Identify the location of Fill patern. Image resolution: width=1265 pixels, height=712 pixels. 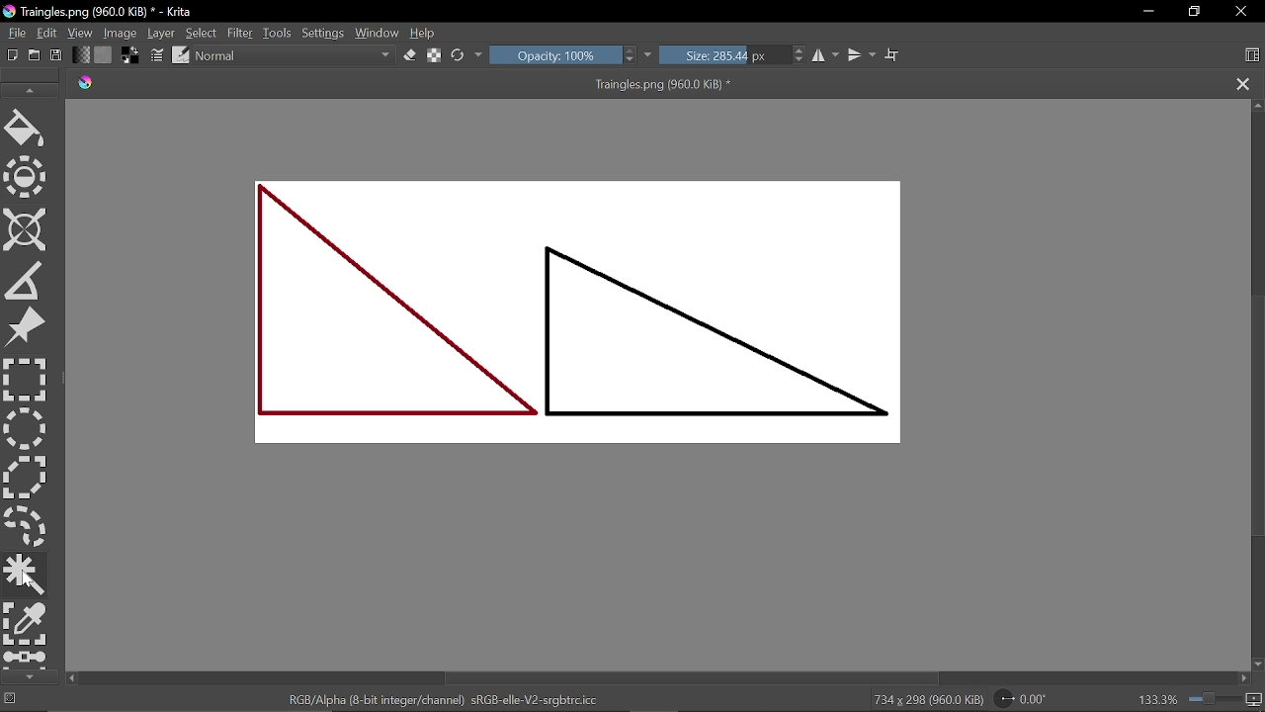
(104, 55).